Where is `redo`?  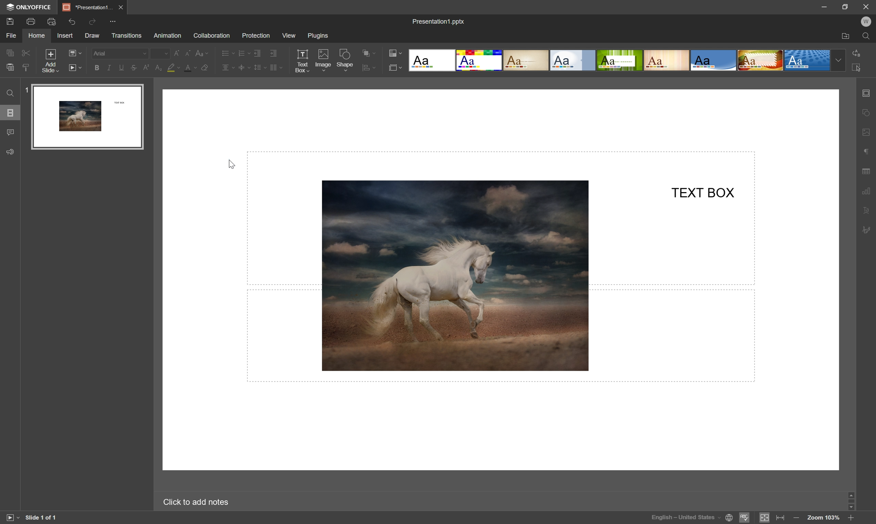 redo is located at coordinates (94, 23).